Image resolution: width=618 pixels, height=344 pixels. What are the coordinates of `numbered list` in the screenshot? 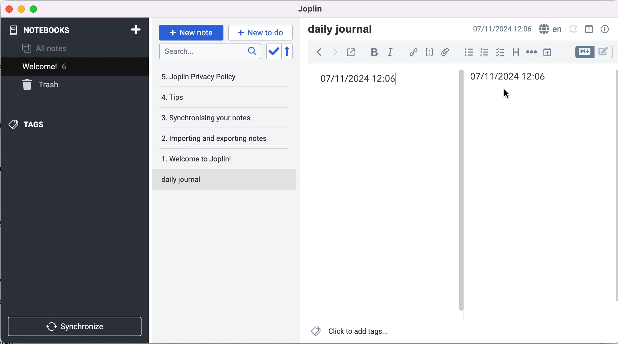 It's located at (483, 52).